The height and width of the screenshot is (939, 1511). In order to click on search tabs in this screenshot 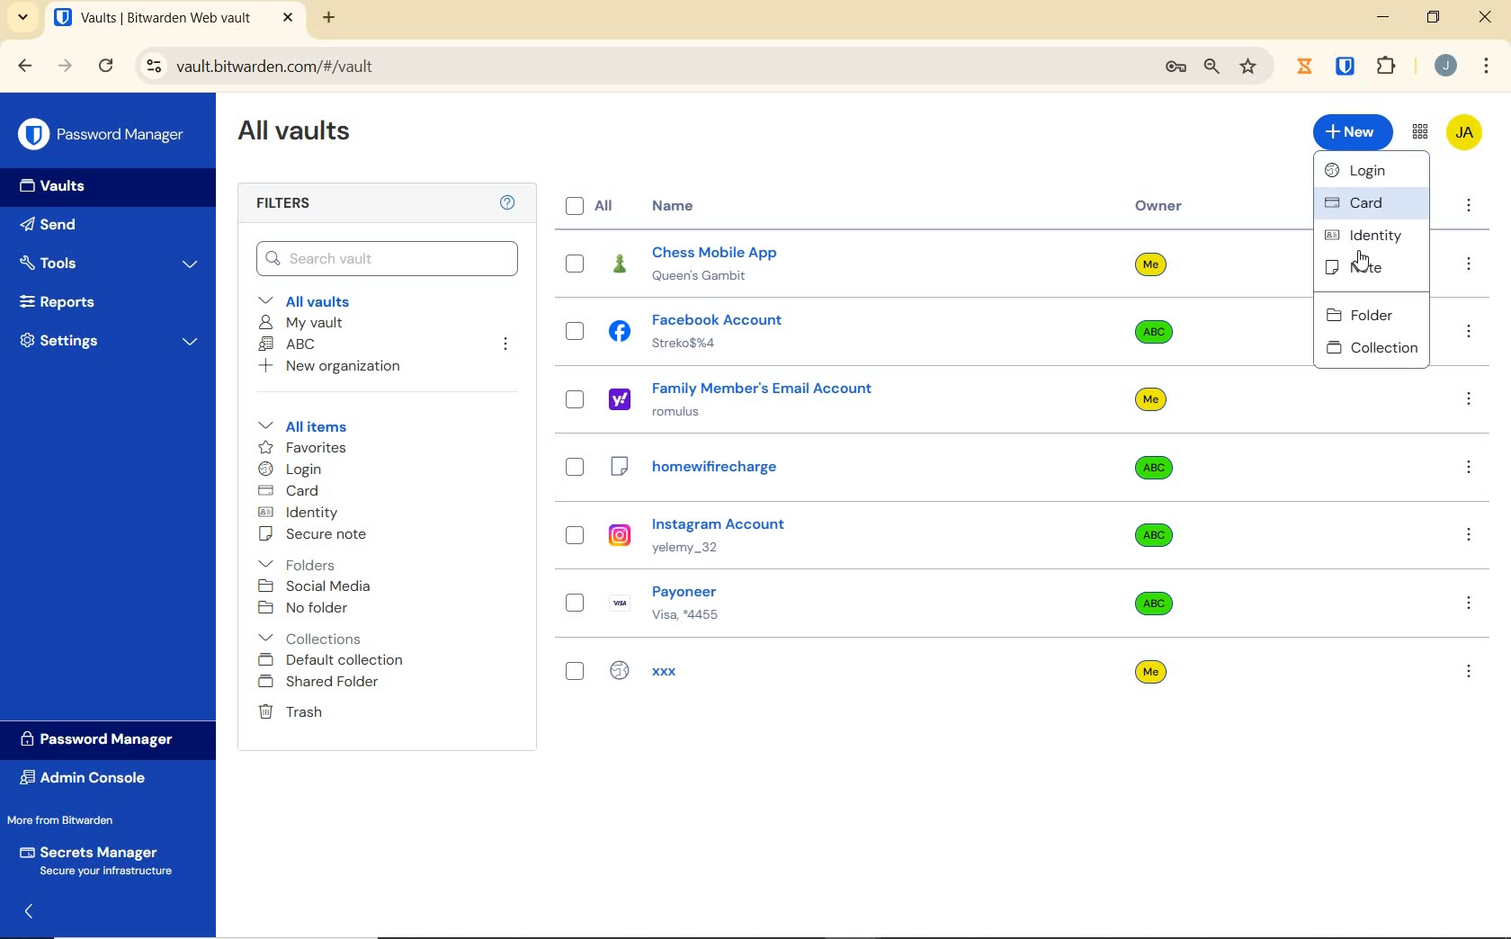, I will do `click(23, 17)`.